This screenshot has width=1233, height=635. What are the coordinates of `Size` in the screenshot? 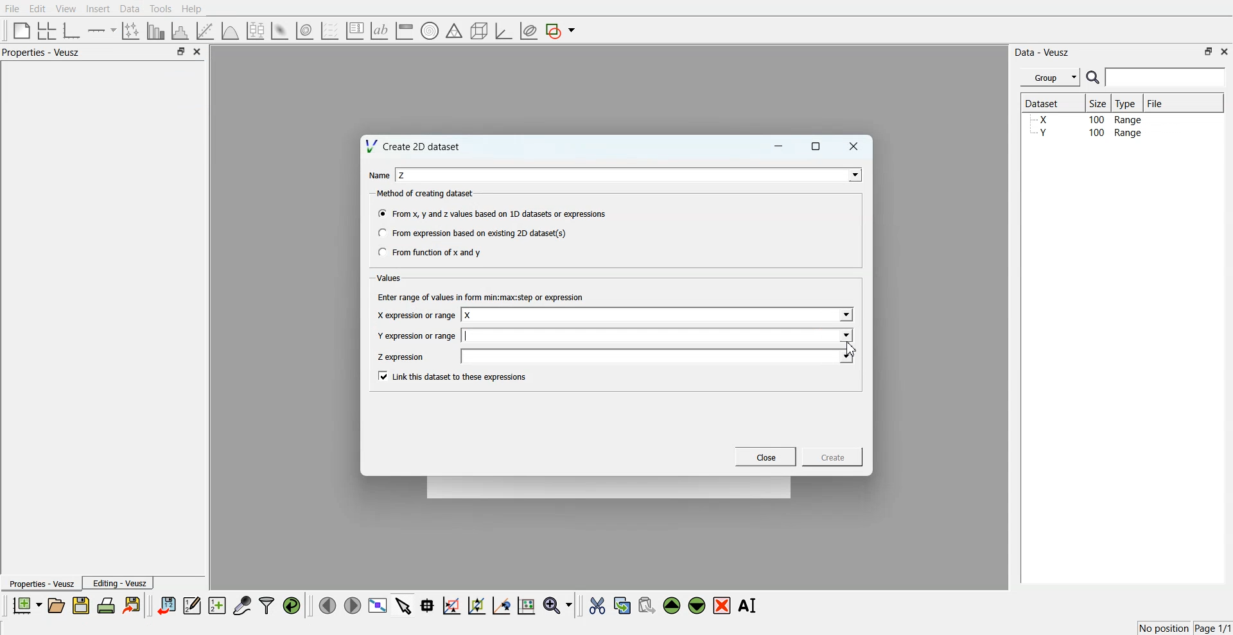 It's located at (1099, 103).